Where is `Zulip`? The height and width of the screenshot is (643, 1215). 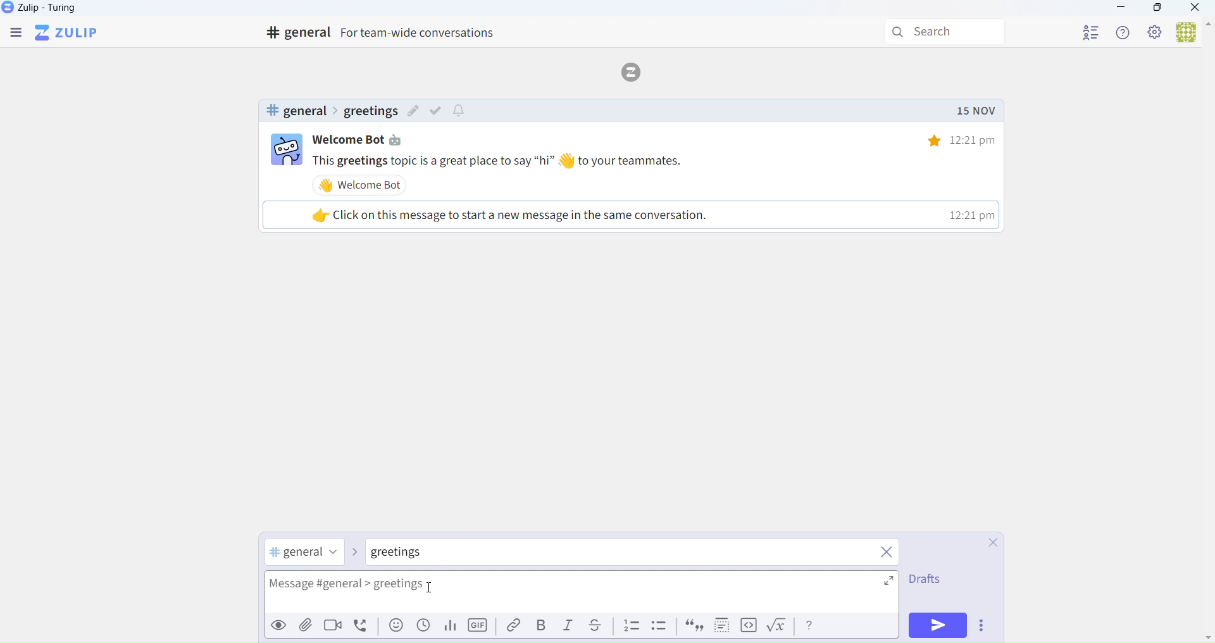
Zulip is located at coordinates (54, 10).